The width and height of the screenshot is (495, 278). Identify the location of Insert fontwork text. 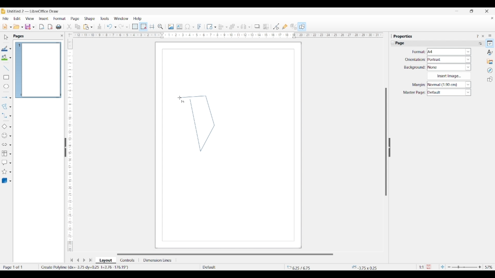
(200, 27).